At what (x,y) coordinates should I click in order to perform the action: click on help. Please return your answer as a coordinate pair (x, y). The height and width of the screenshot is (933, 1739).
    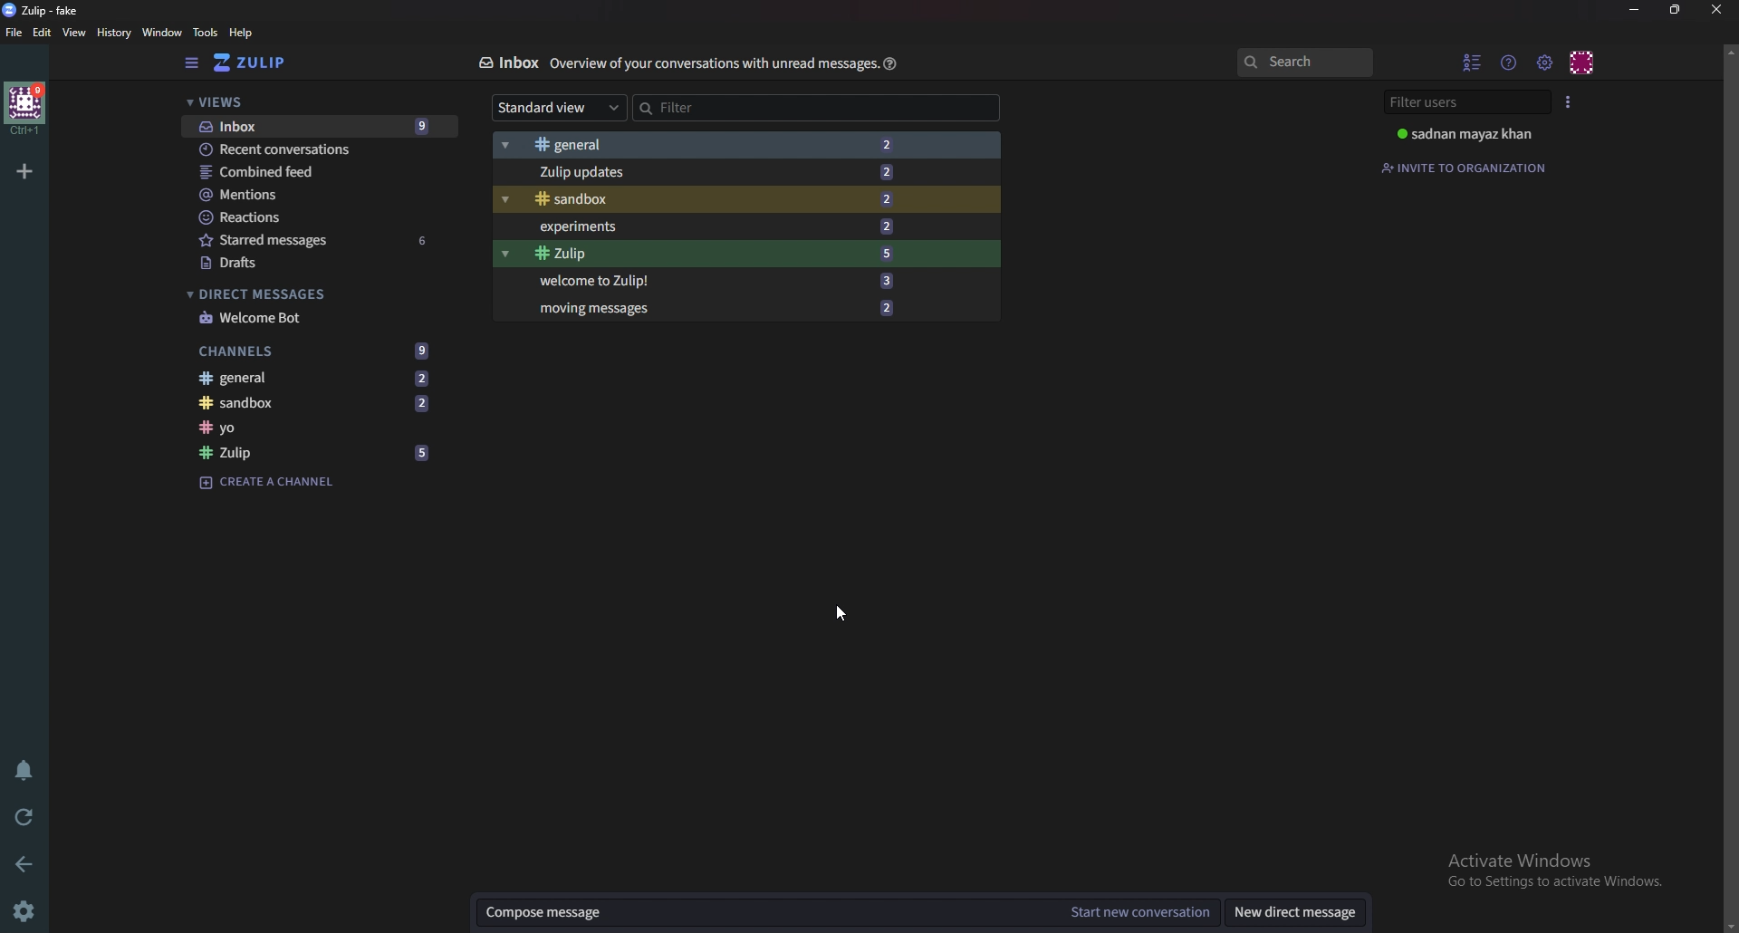
    Looking at the image, I should click on (241, 34).